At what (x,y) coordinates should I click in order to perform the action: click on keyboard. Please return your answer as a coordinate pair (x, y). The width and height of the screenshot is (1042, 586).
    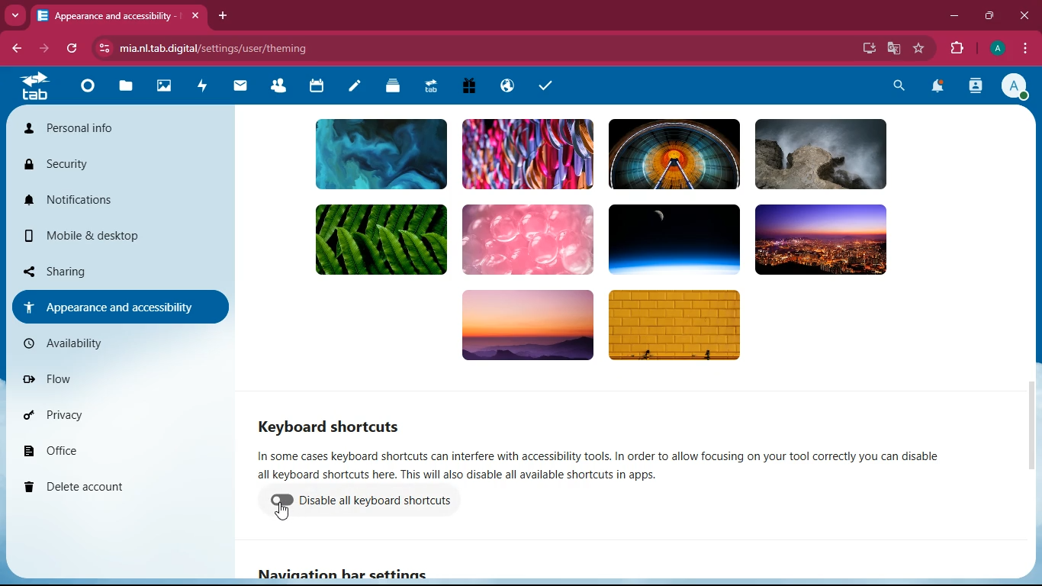
    Looking at the image, I should click on (333, 423).